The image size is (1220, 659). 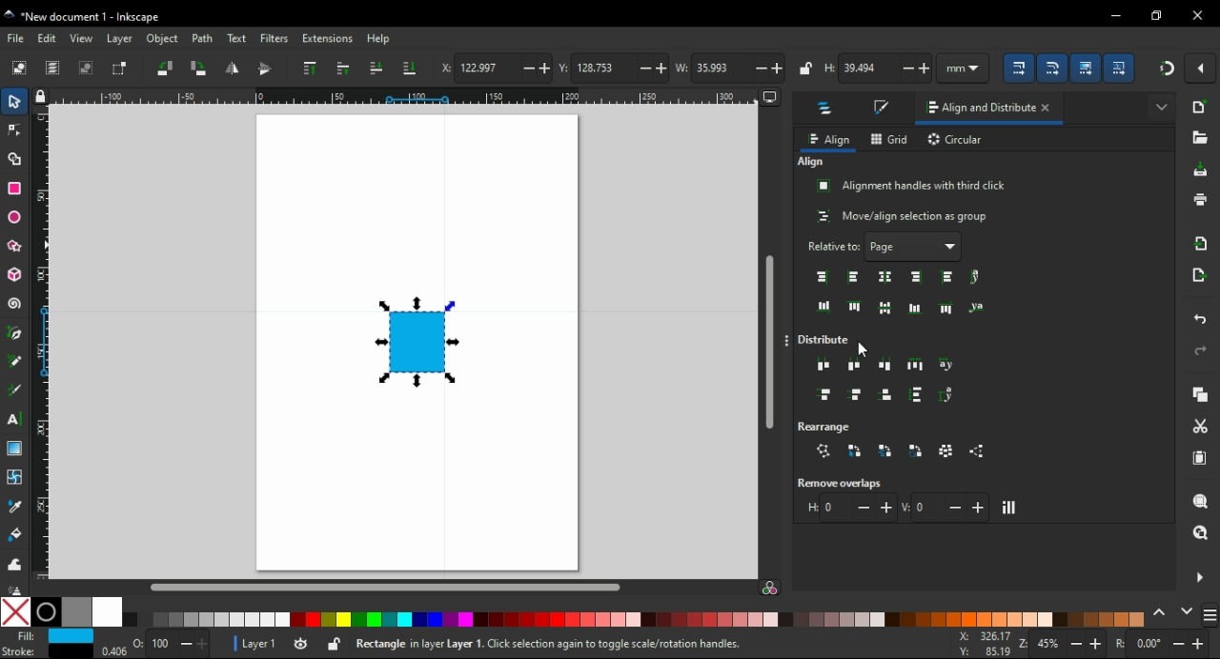 I want to click on open export, so click(x=1200, y=275).